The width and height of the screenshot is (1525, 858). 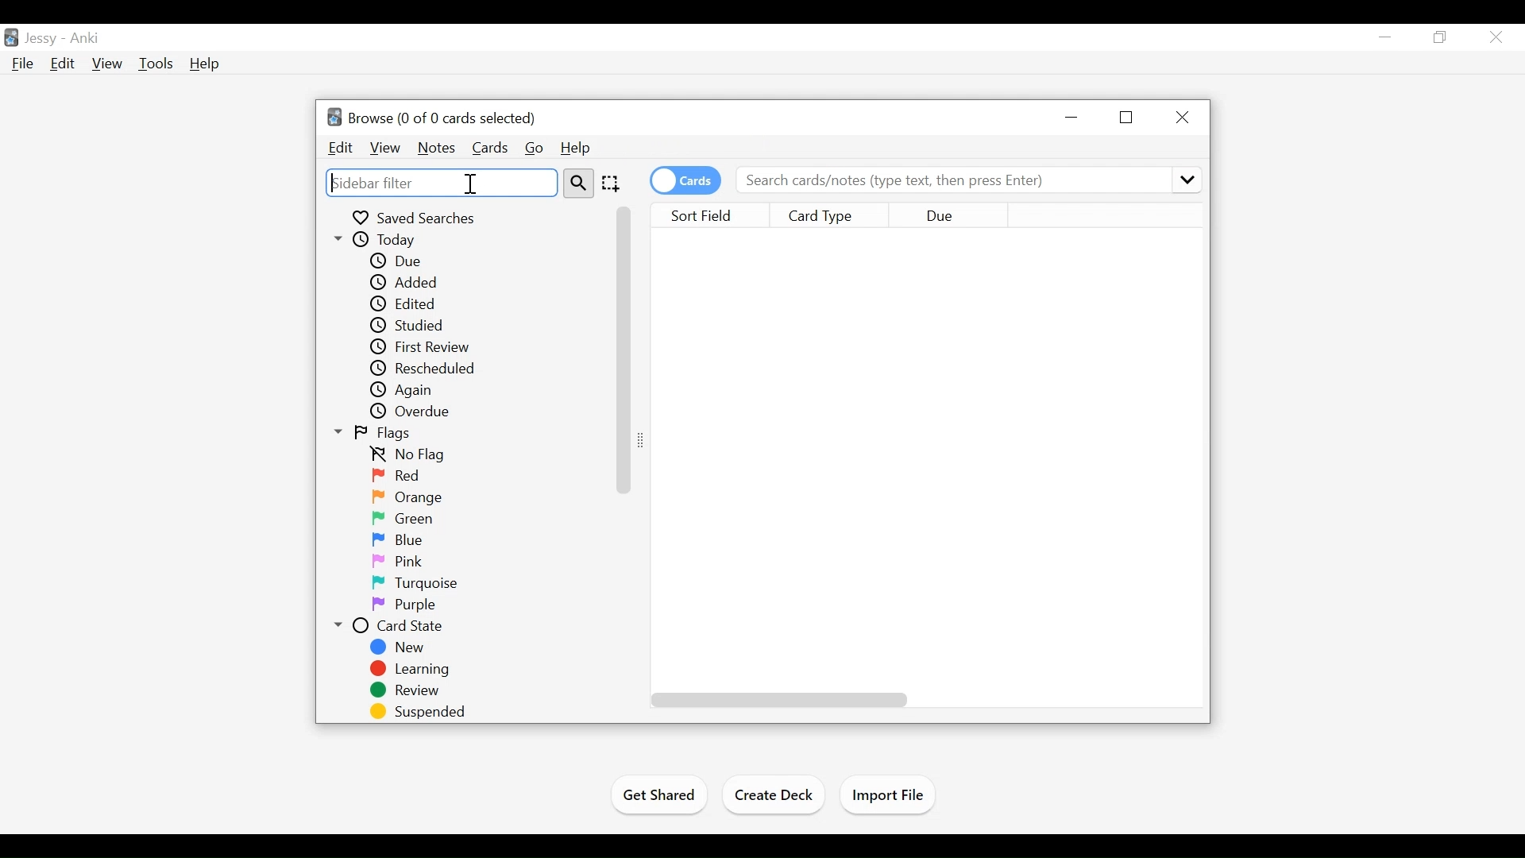 What do you see at coordinates (25, 64) in the screenshot?
I see `File` at bounding box center [25, 64].